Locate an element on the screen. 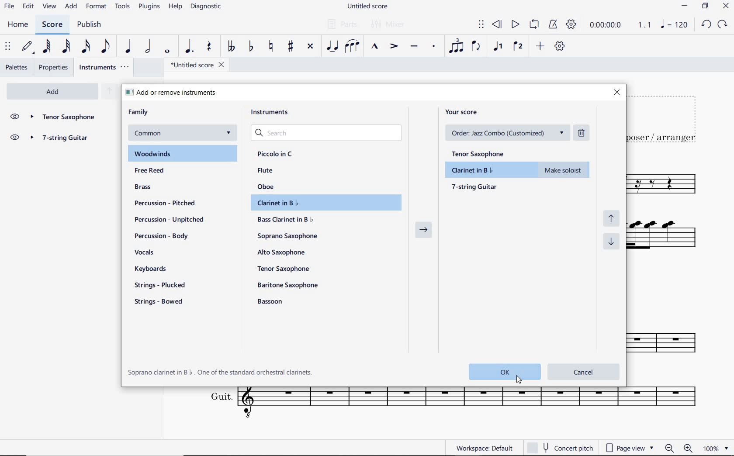 Image resolution: width=734 pixels, height=456 pixels. UNDO is located at coordinates (706, 25).